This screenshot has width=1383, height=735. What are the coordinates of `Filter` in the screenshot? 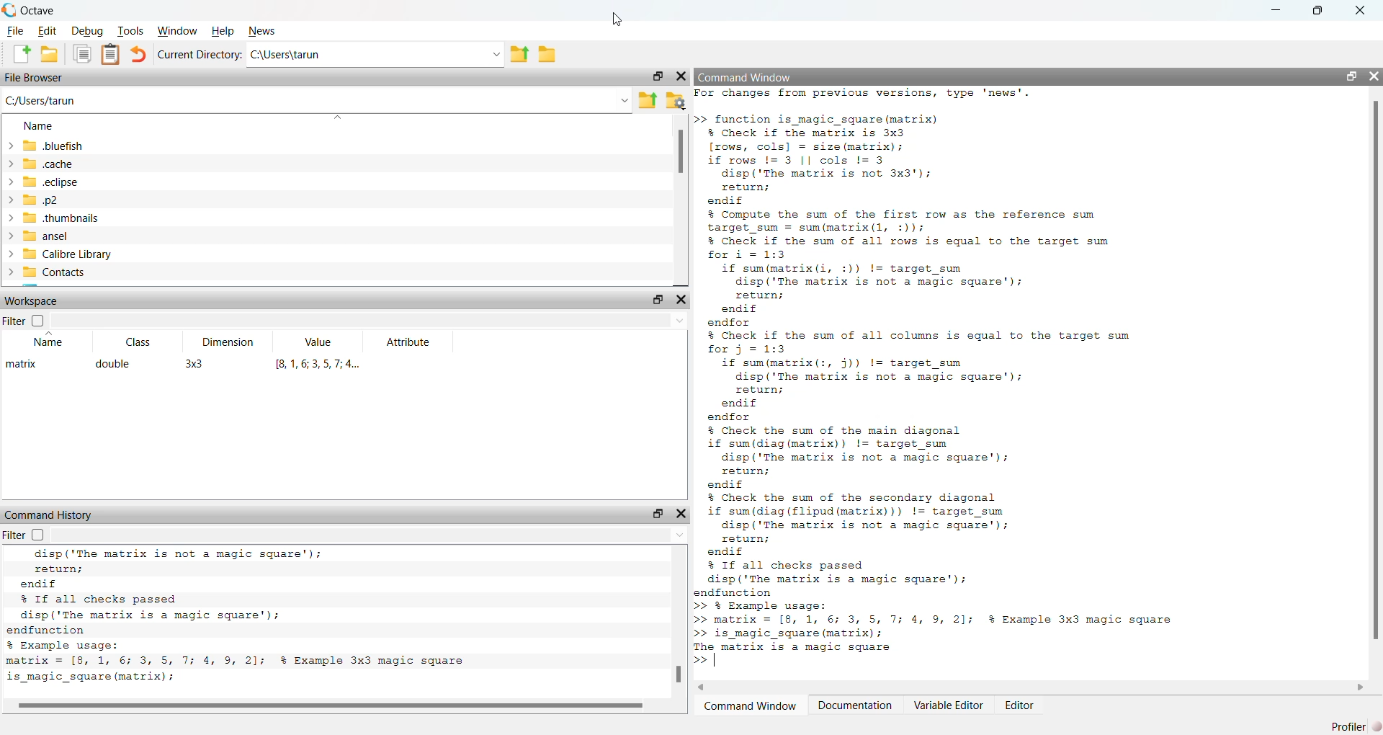 It's located at (23, 320).